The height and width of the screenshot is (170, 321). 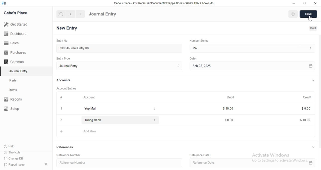 I want to click on cursor, so click(x=309, y=19).